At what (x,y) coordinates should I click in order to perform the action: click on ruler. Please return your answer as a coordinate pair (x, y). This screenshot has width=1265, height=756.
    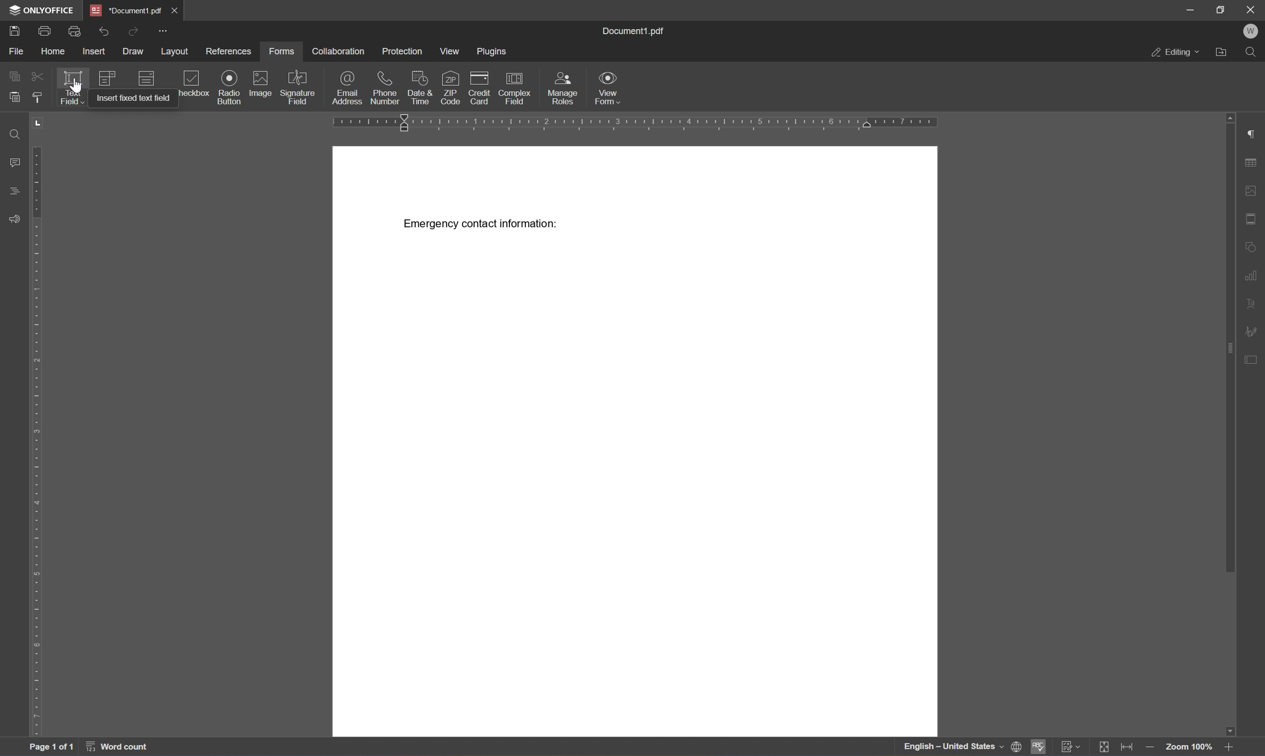
    Looking at the image, I should click on (41, 440).